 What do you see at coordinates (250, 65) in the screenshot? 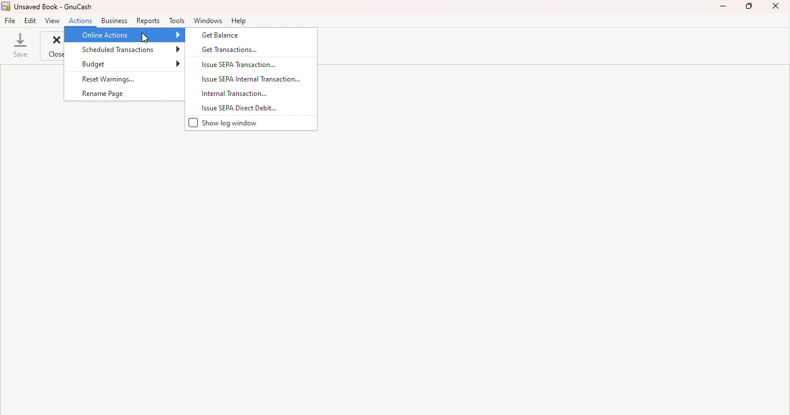
I see `Issue SEPA Transaction` at bounding box center [250, 65].